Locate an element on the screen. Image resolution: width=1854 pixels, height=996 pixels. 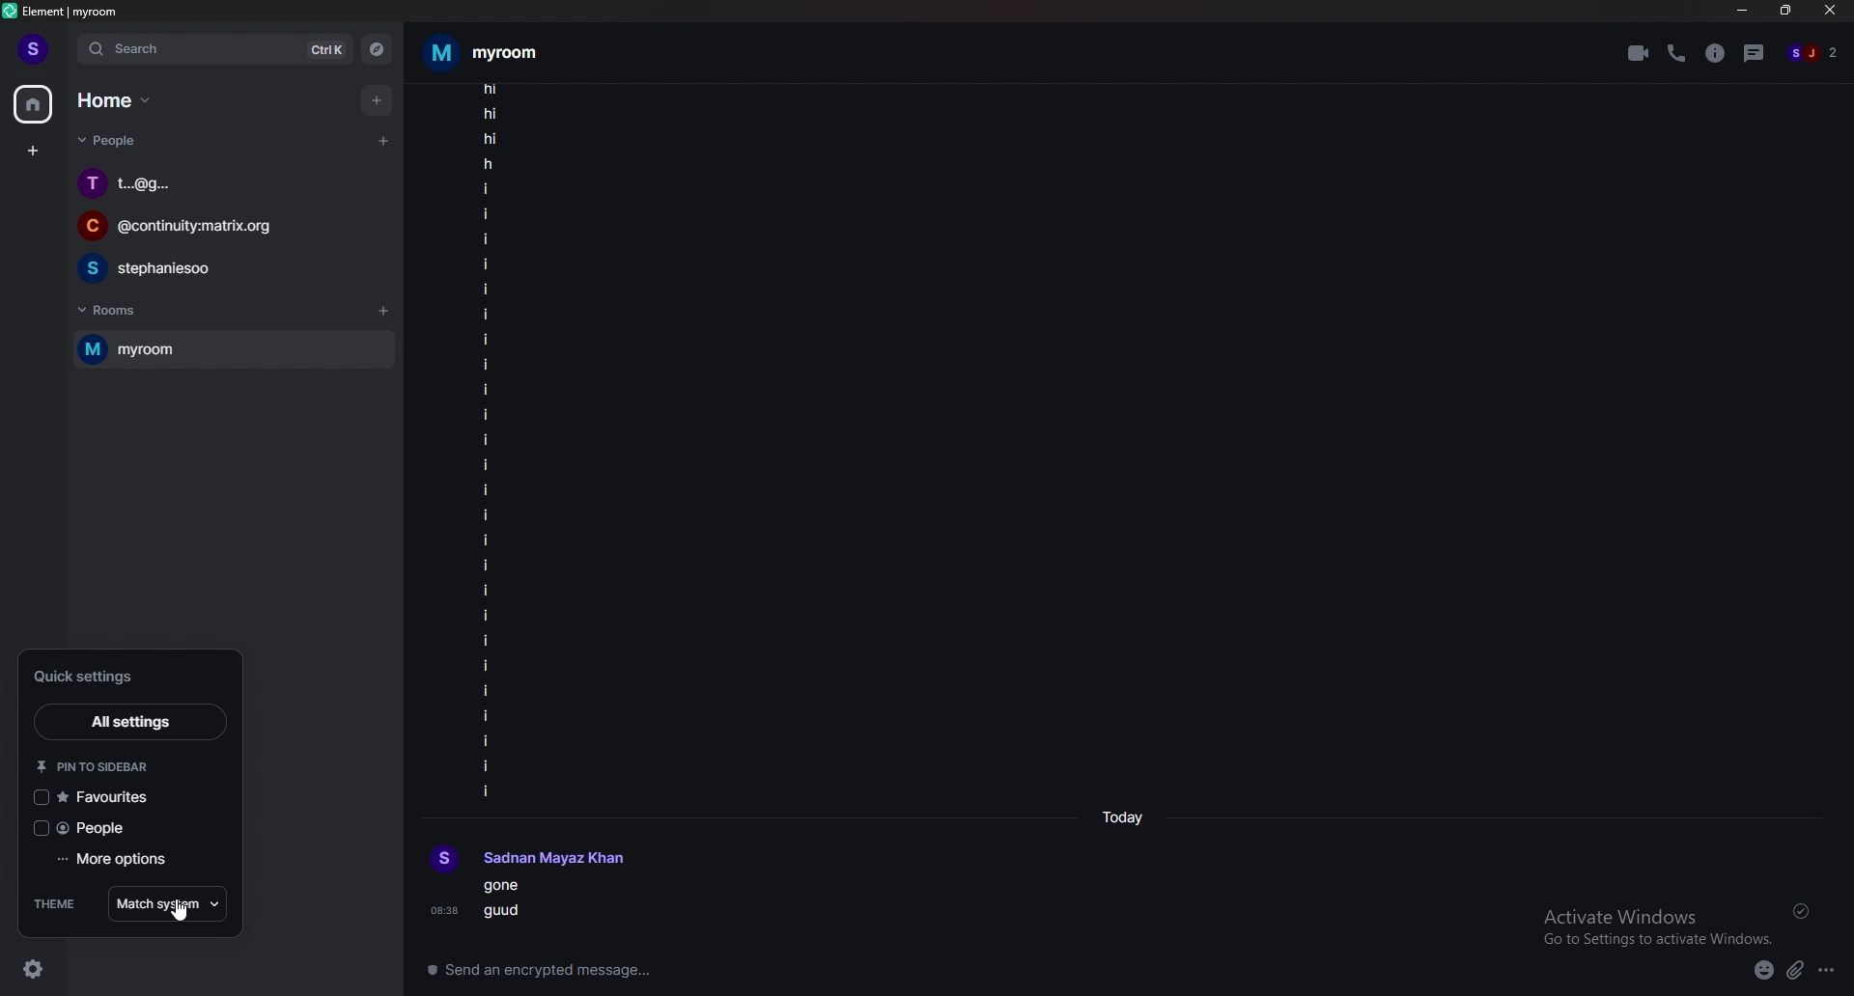
settings is located at coordinates (30, 968).